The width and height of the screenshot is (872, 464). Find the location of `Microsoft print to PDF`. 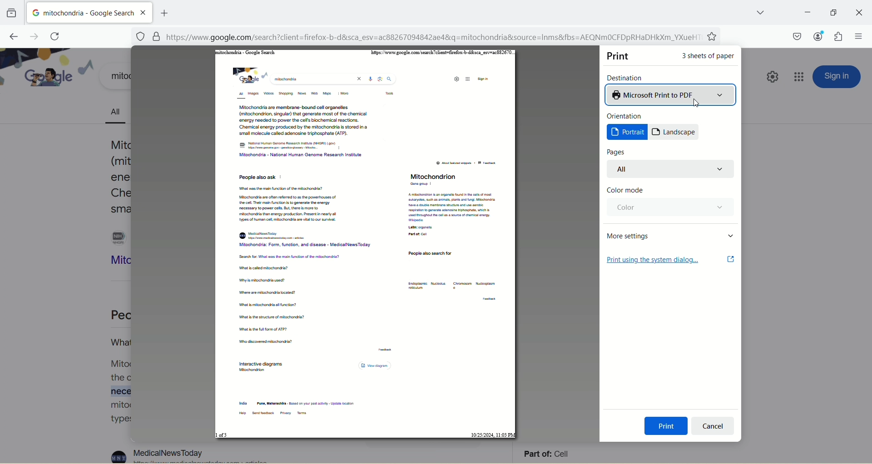

Microsoft print to PDF is located at coordinates (671, 94).